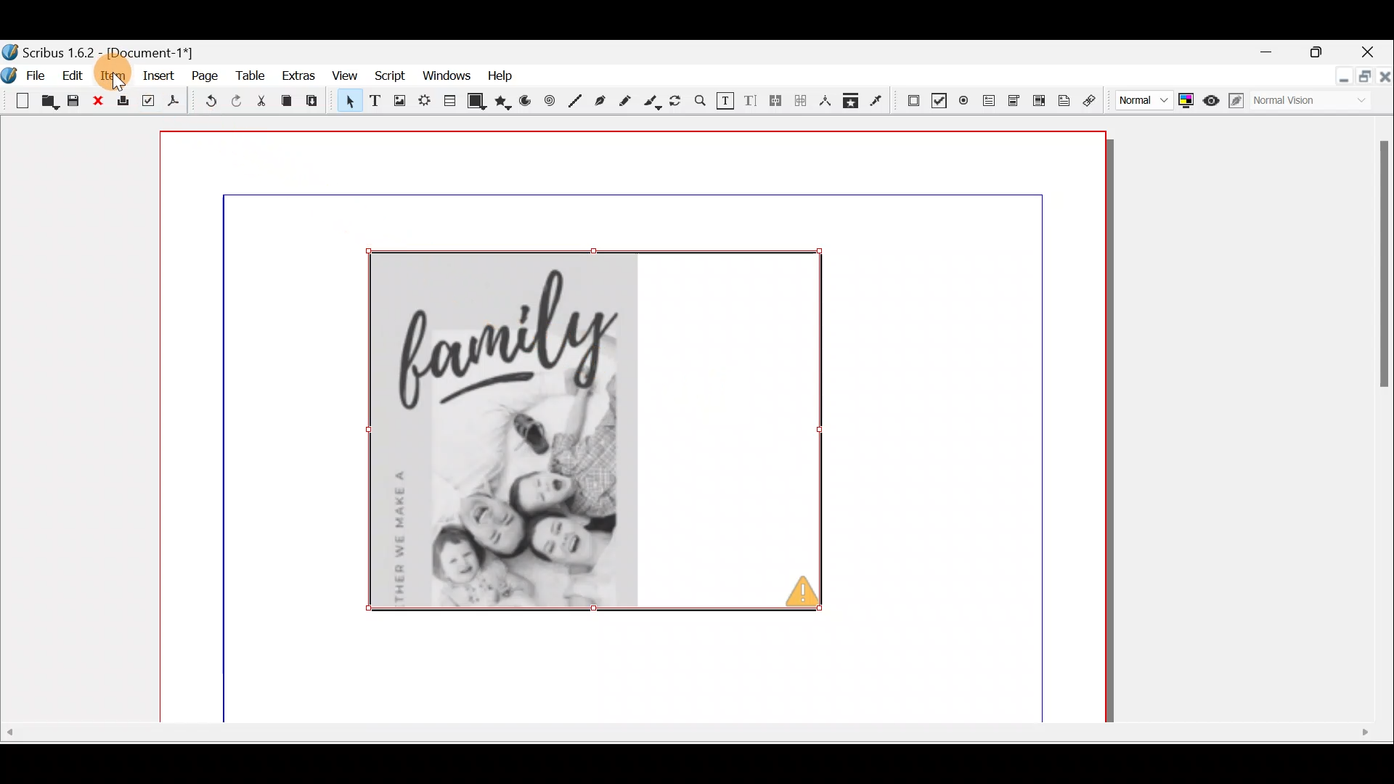  I want to click on Eye dropper, so click(879, 102).